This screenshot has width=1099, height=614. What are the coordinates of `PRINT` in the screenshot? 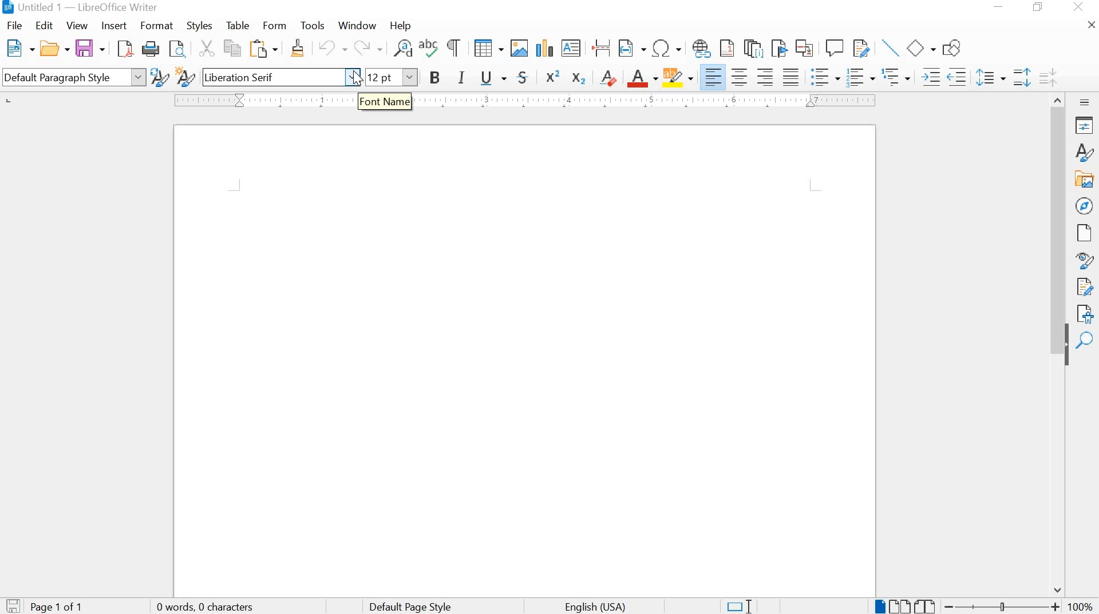 It's located at (151, 49).